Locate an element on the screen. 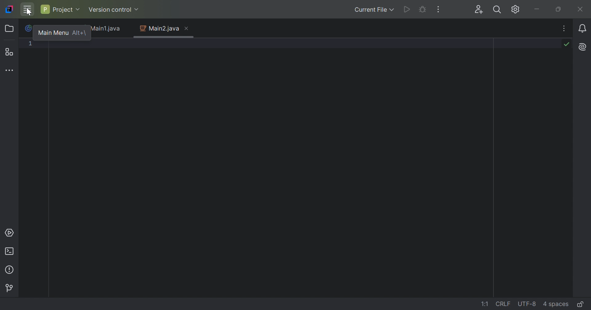 The width and height of the screenshot is (591, 310). Make file read-only is located at coordinates (580, 305).